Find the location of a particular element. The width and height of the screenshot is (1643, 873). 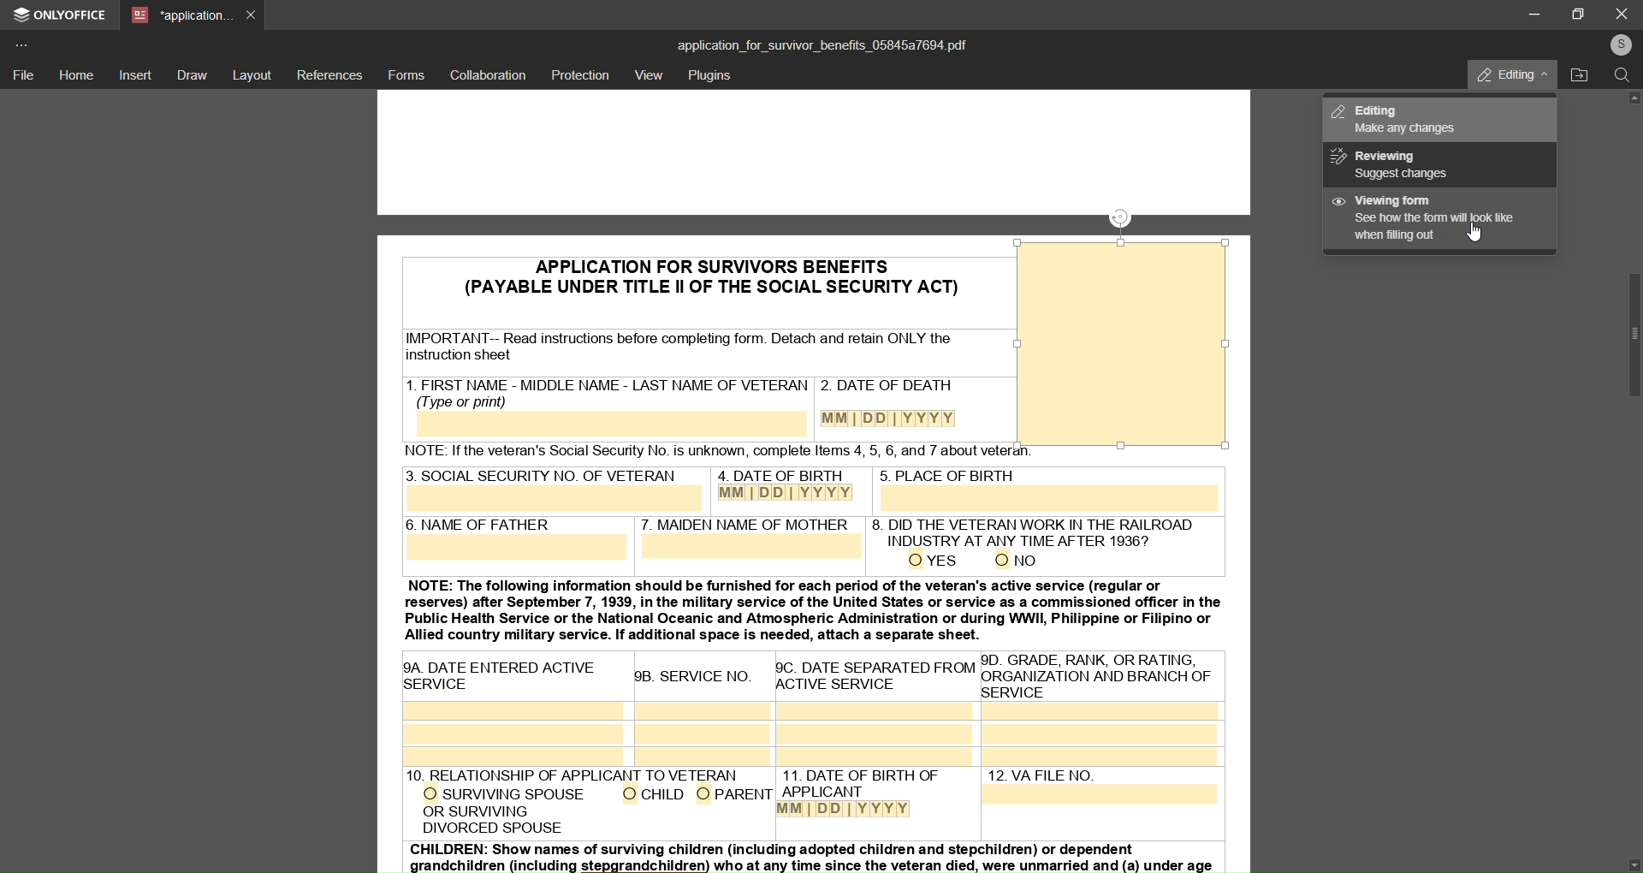

forms is located at coordinates (406, 74).